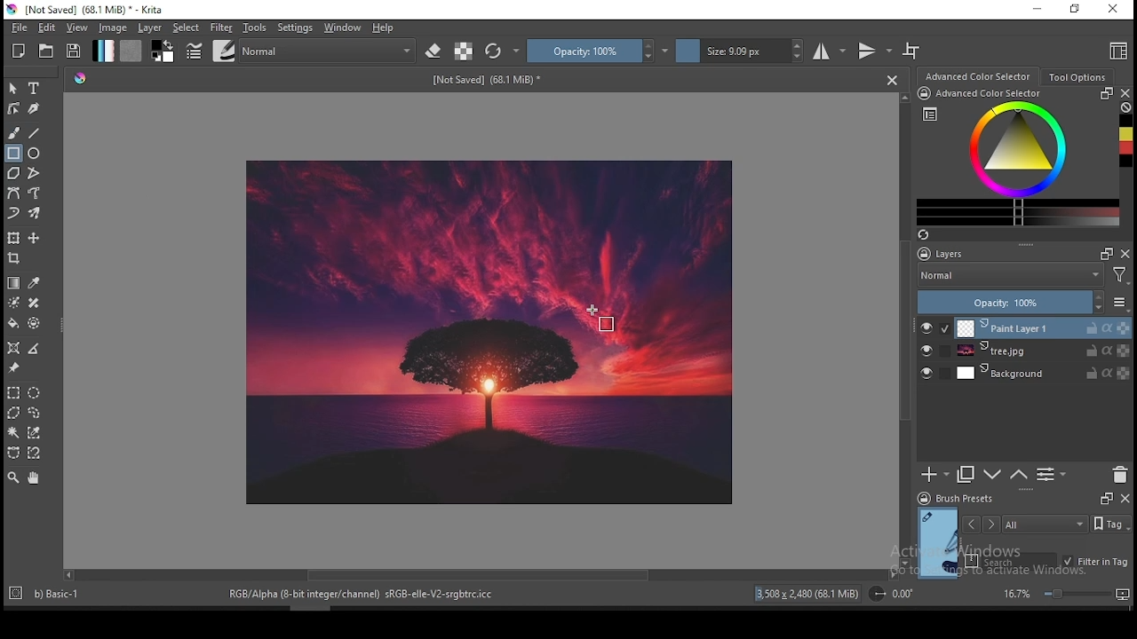 Image resolution: width=1137 pixels, height=639 pixels. Describe the element at coordinates (12, 392) in the screenshot. I see `polygon selection tool` at that location.